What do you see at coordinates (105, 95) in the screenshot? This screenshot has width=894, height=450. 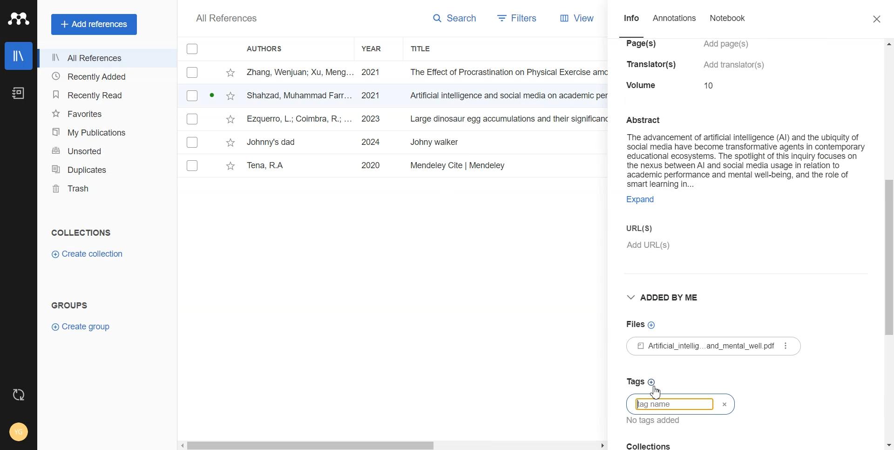 I see `Recently Read` at bounding box center [105, 95].